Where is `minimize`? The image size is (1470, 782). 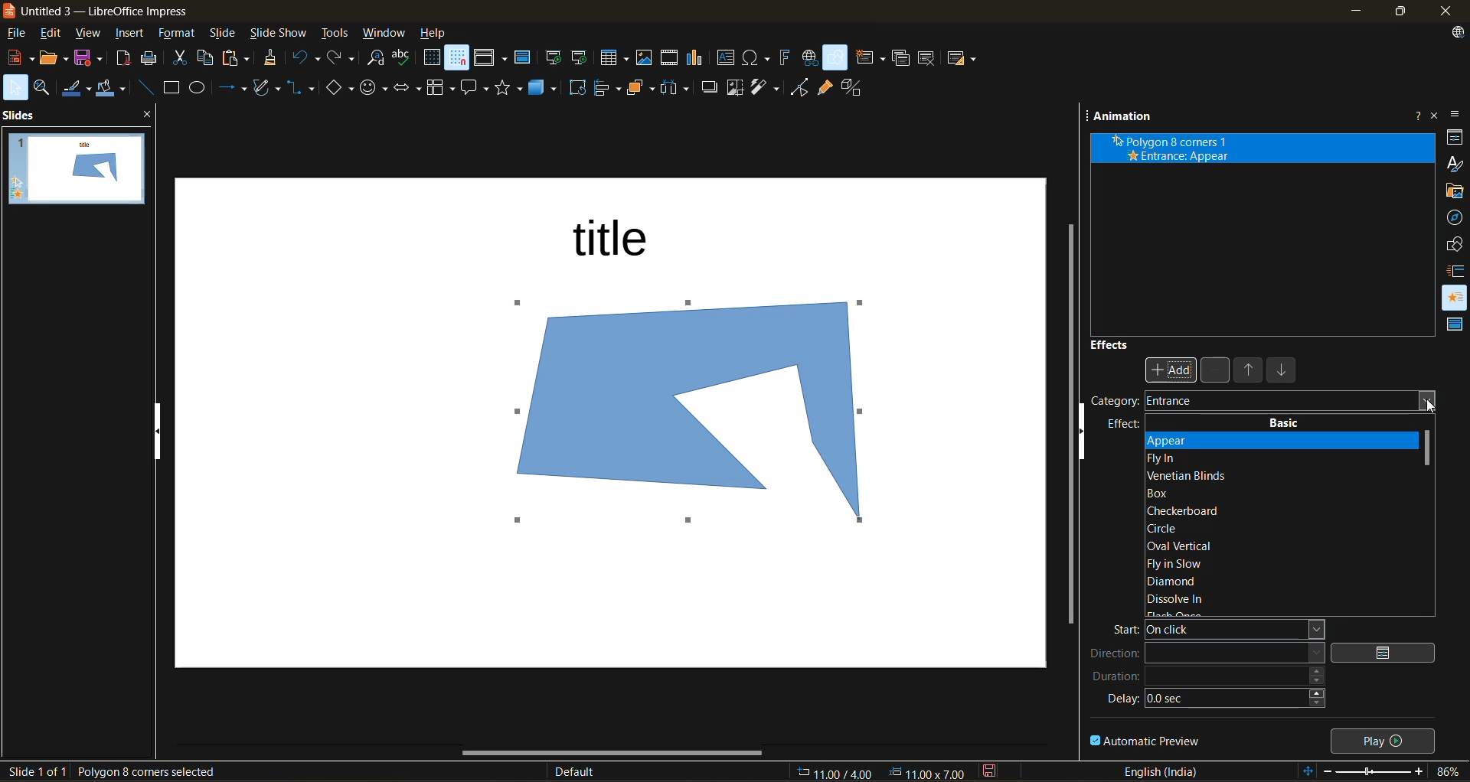
minimize is located at coordinates (1353, 13).